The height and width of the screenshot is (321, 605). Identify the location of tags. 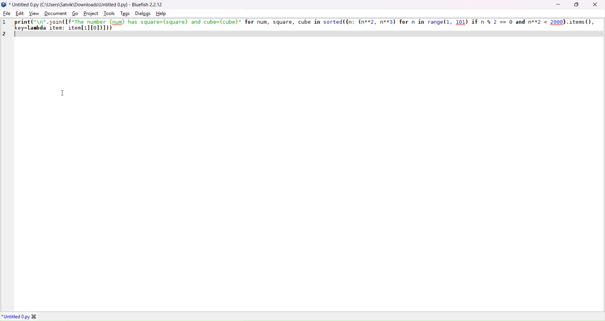
(124, 14).